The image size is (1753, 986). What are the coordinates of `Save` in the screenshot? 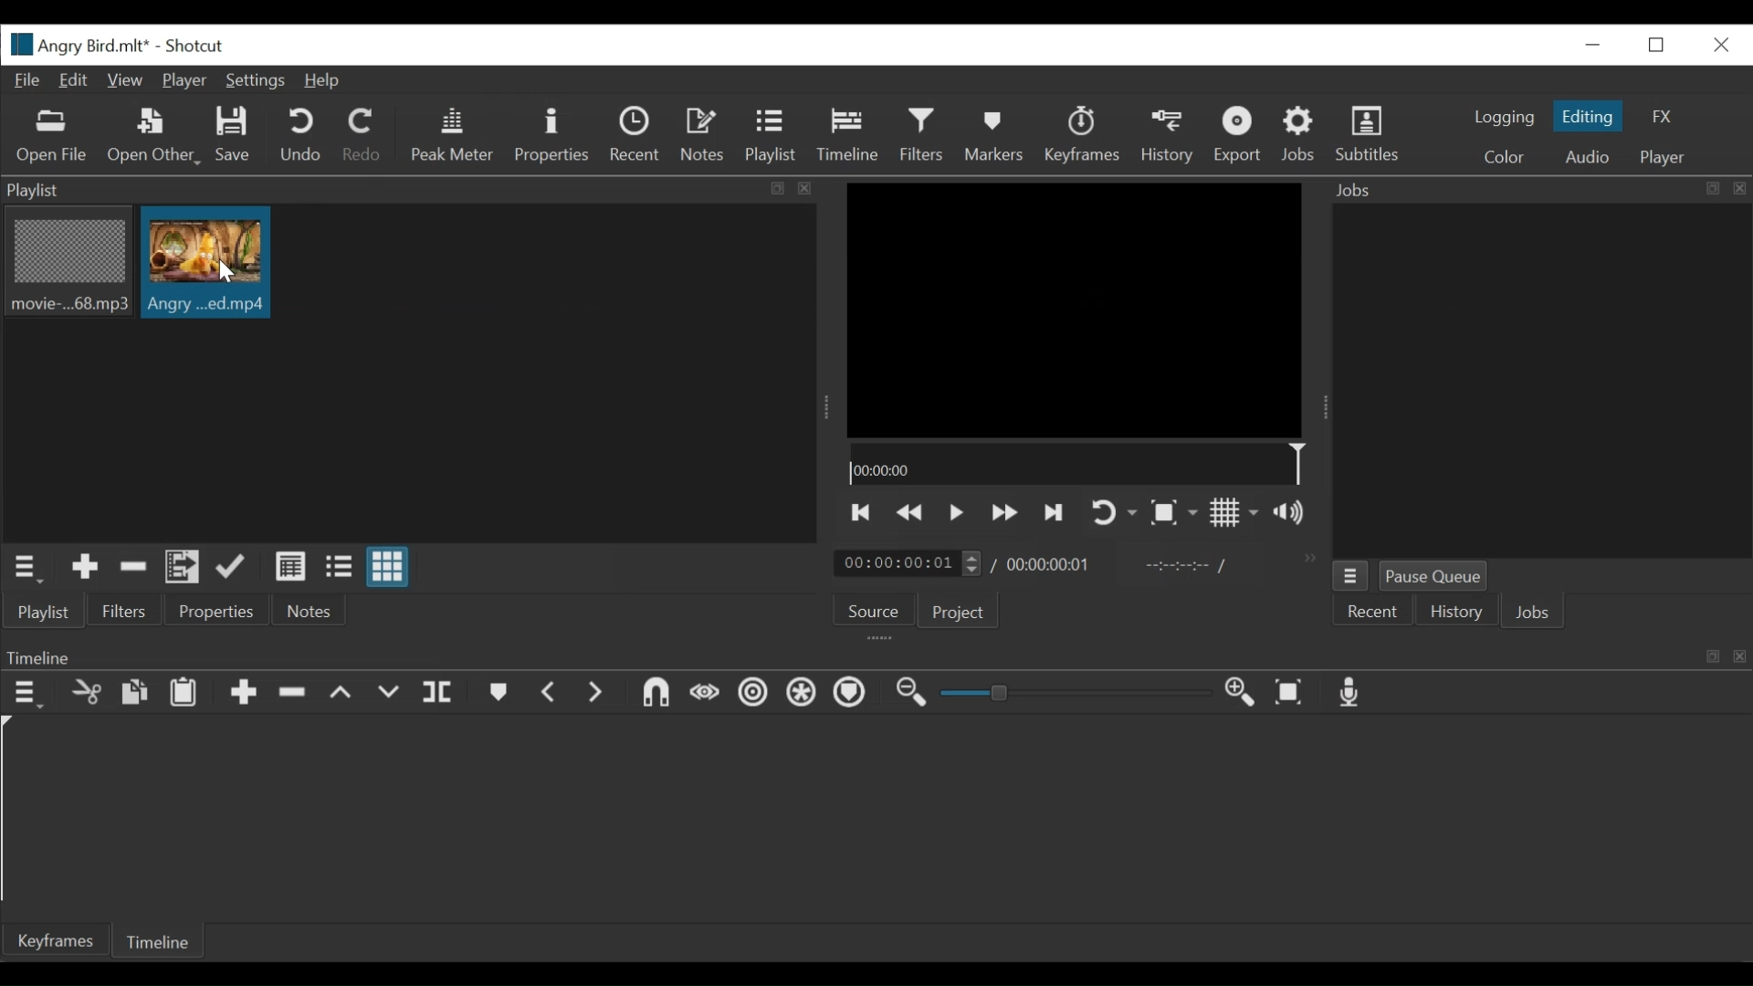 It's located at (236, 138).